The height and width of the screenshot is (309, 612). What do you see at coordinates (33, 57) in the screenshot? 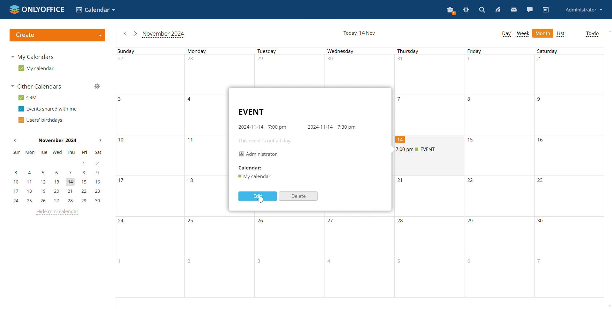
I see `my calendars` at bounding box center [33, 57].